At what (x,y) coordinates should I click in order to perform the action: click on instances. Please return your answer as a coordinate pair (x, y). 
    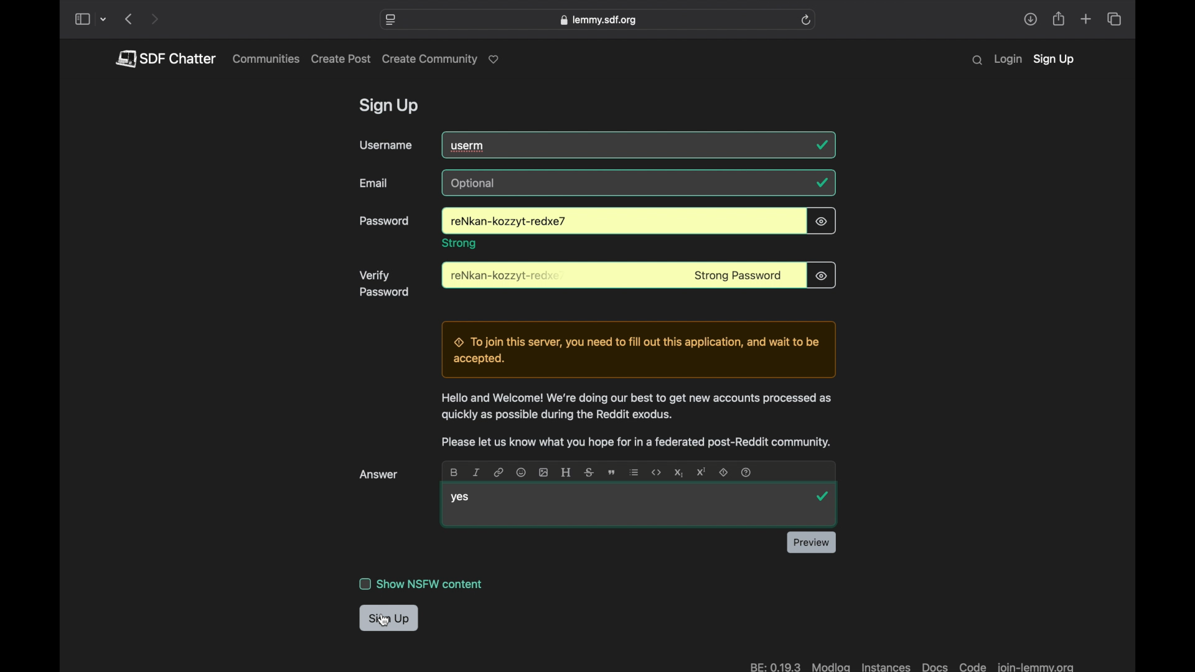
    Looking at the image, I should click on (884, 665).